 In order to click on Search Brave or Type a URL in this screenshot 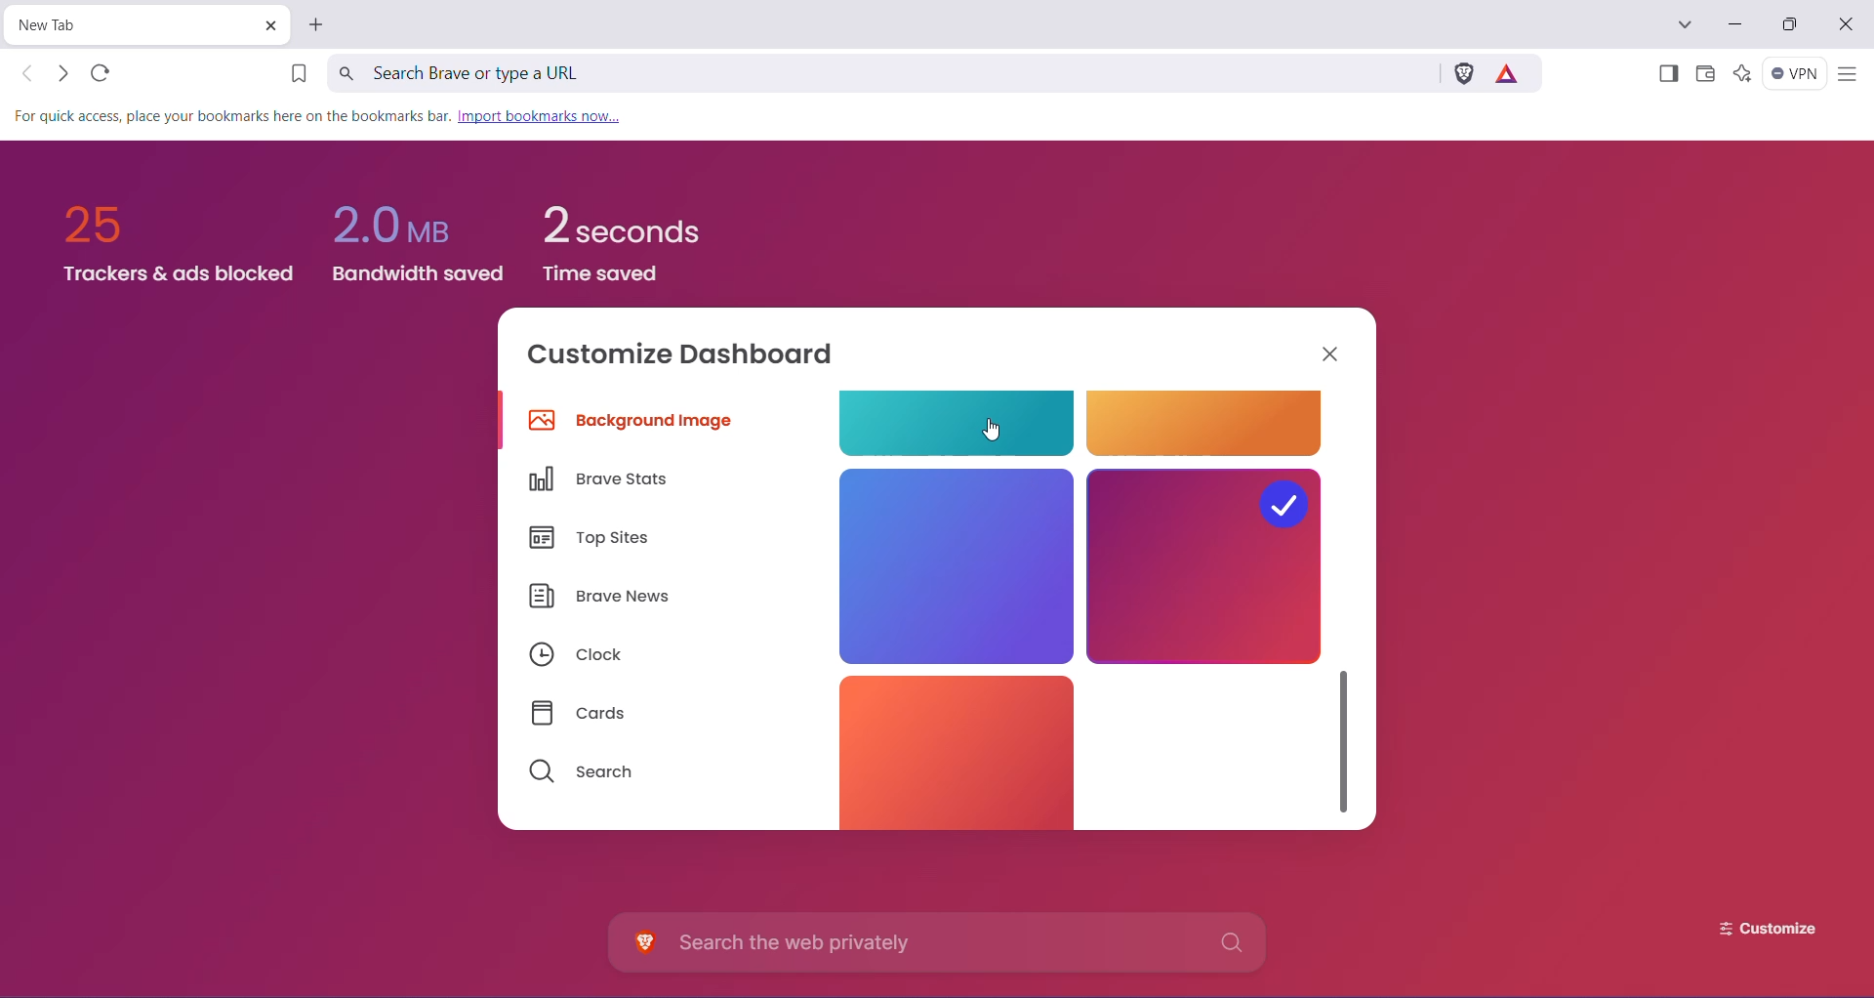, I will do `click(879, 72)`.